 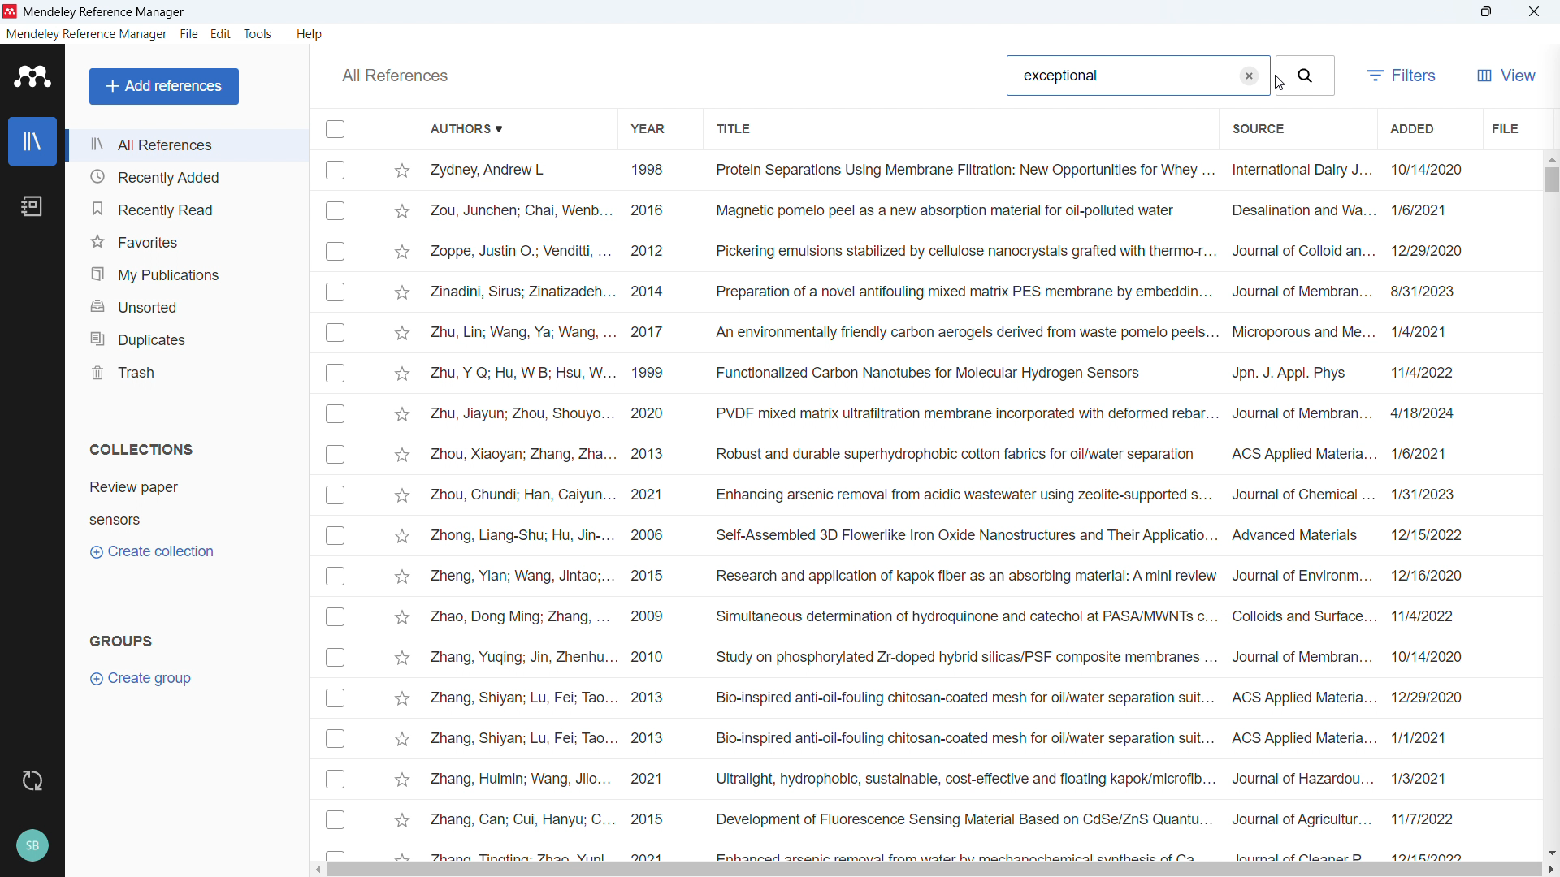 I want to click on library, so click(x=32, y=140).